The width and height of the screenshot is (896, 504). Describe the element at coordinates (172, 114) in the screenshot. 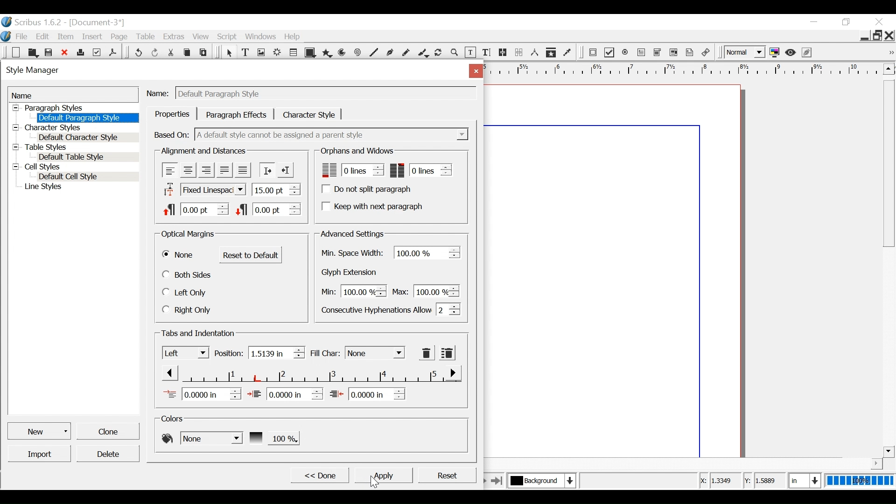

I see `Properties` at that location.